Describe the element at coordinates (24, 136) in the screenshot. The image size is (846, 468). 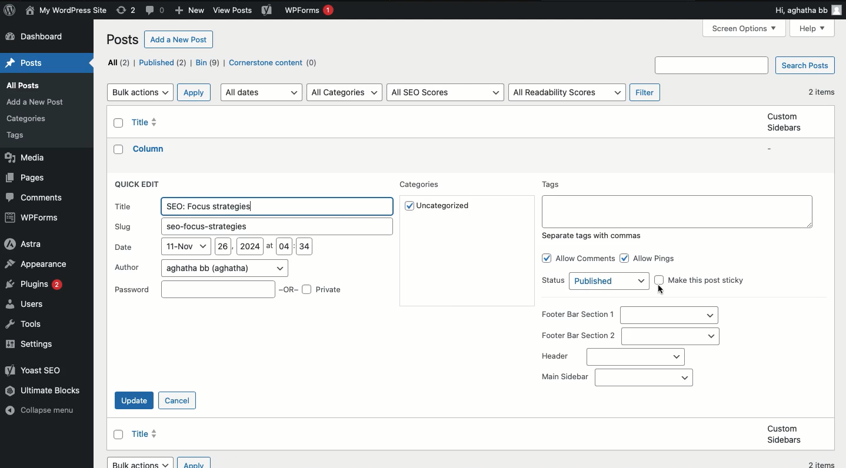
I see `Posts` at that location.